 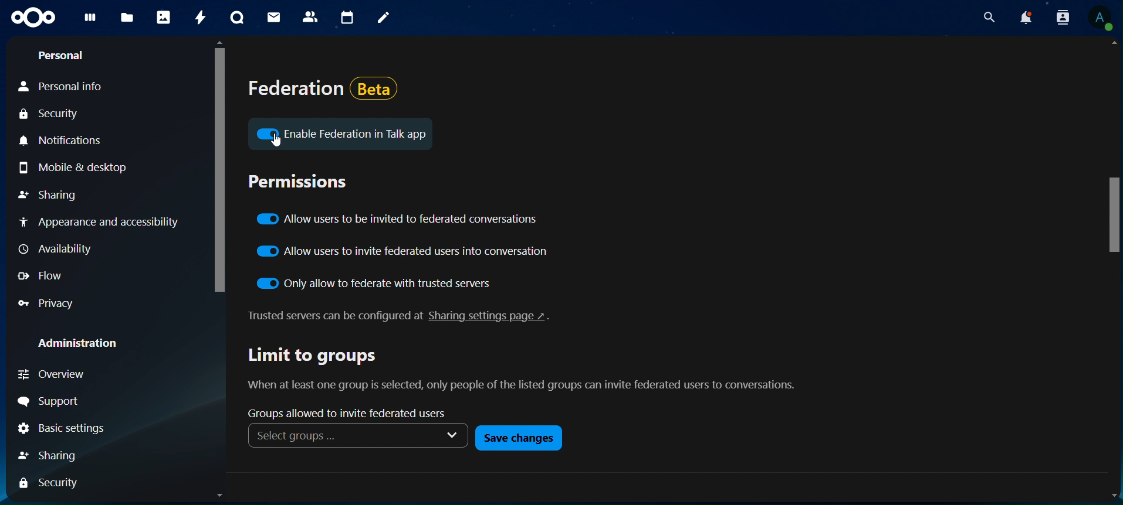 I want to click on text, so click(x=519, y=385).